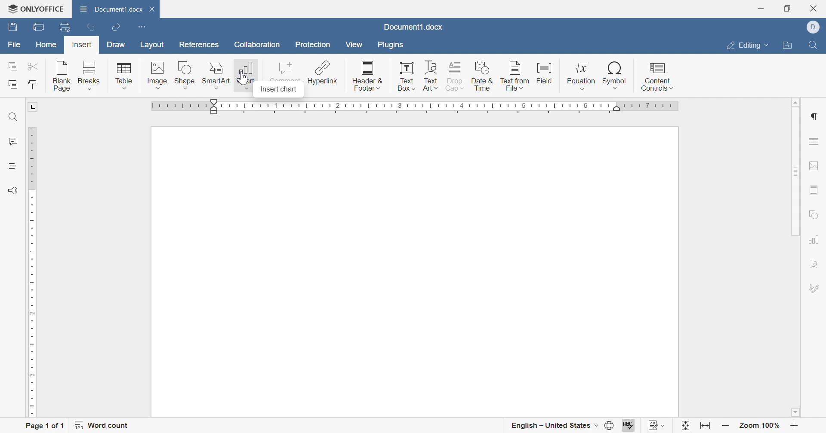  What do you see at coordinates (816, 215) in the screenshot?
I see `Shape settings` at bounding box center [816, 215].